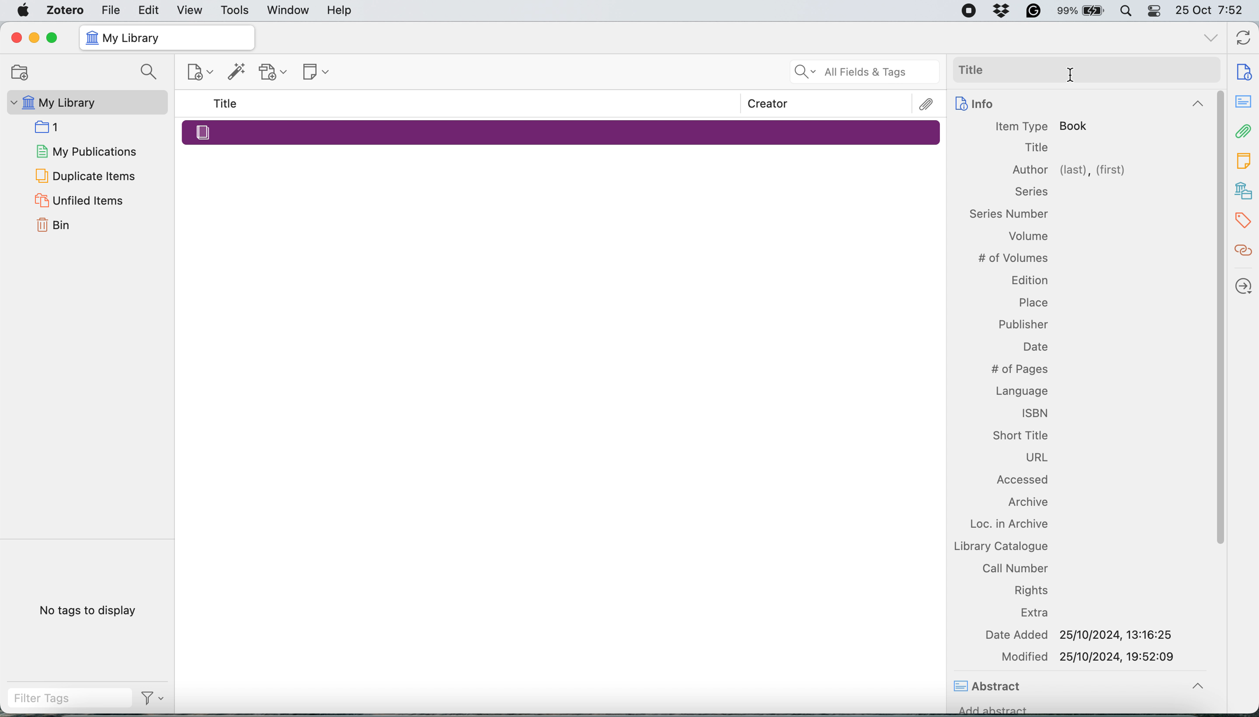  What do you see at coordinates (1000, 546) in the screenshot?
I see `Library Catalogue` at bounding box center [1000, 546].